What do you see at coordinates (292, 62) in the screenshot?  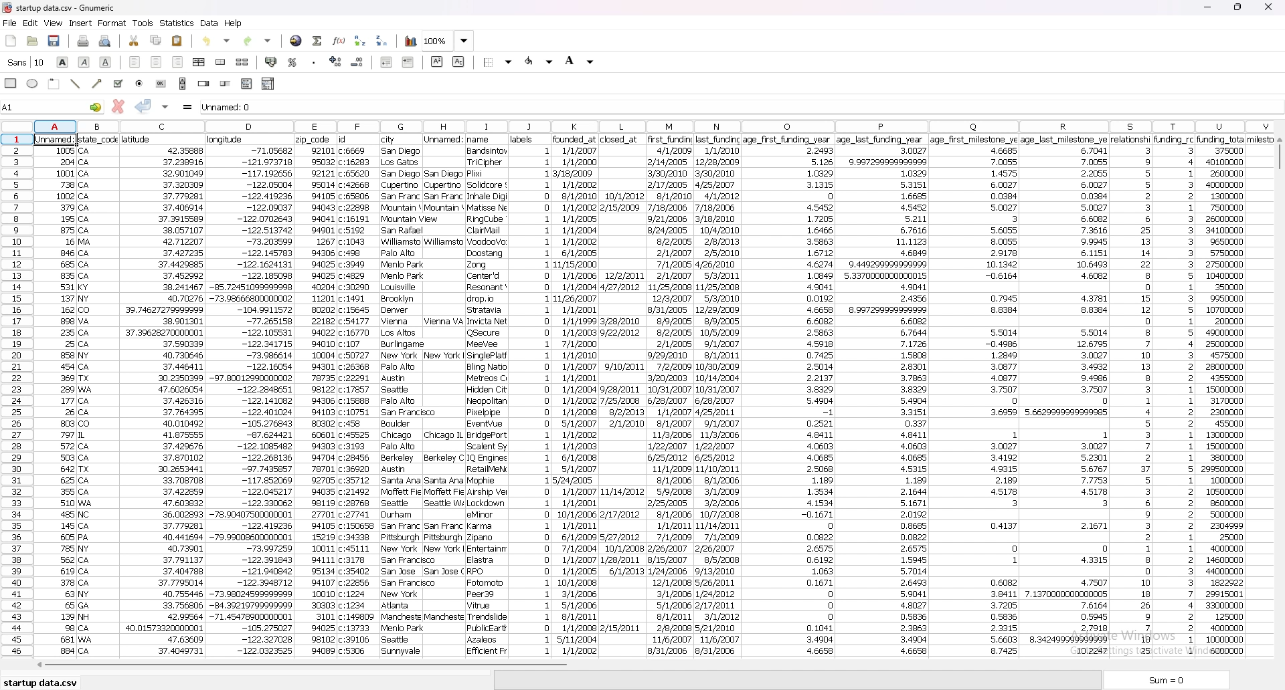 I see `percentage` at bounding box center [292, 62].